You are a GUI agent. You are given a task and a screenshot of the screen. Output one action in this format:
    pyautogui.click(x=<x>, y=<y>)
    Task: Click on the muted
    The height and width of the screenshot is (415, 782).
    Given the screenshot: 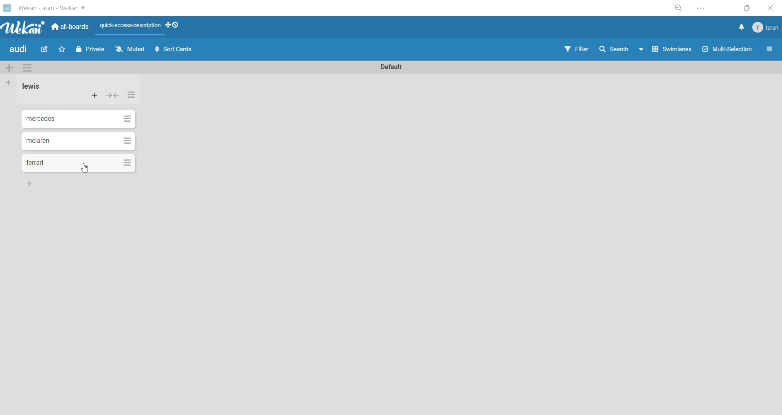 What is the action you would take?
    pyautogui.click(x=130, y=49)
    